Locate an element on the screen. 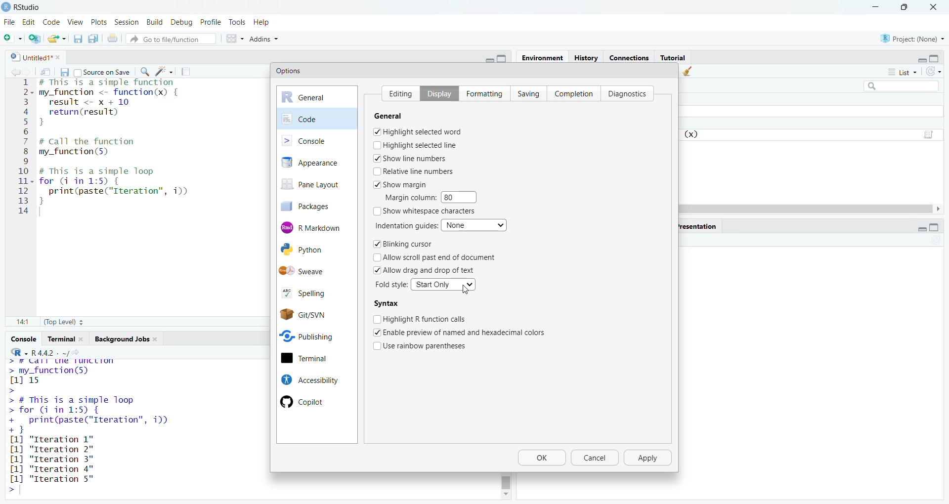 Image resolution: width=949 pixels, height=504 pixels. Highlight R function calls is located at coordinates (421, 318).